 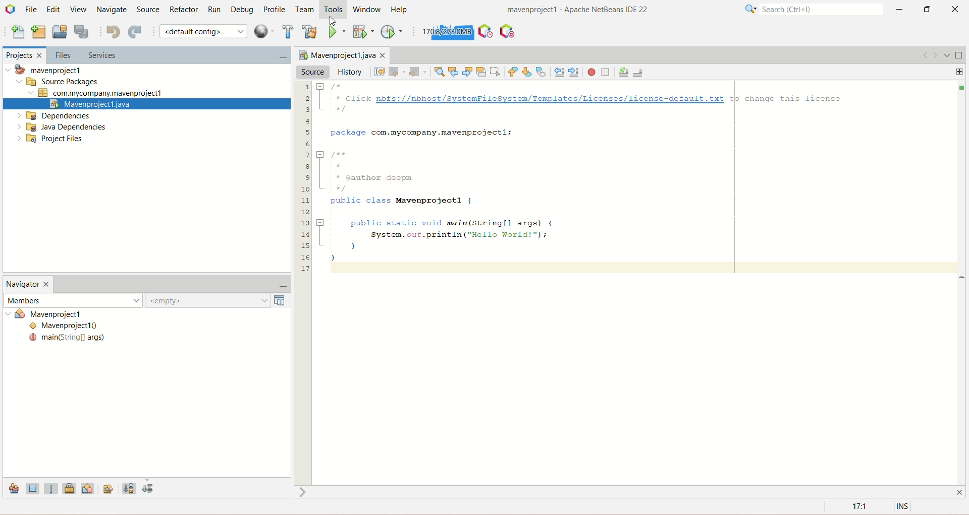 What do you see at coordinates (88, 488) in the screenshot?
I see `show inner classes` at bounding box center [88, 488].